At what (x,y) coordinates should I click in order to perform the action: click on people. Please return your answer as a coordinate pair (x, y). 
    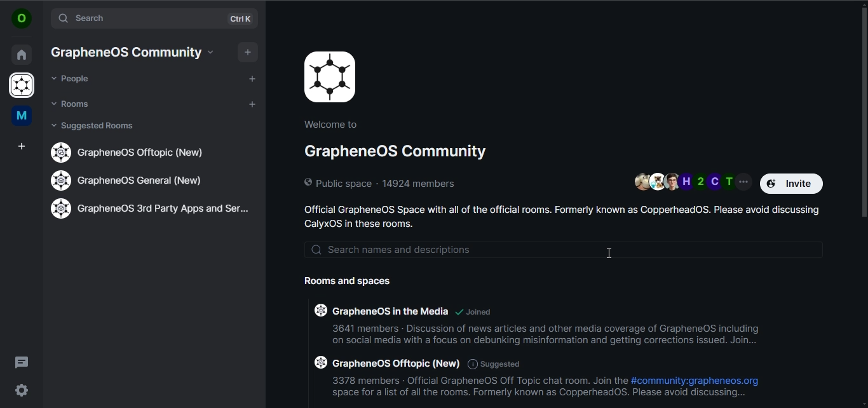
    Looking at the image, I should click on (72, 79).